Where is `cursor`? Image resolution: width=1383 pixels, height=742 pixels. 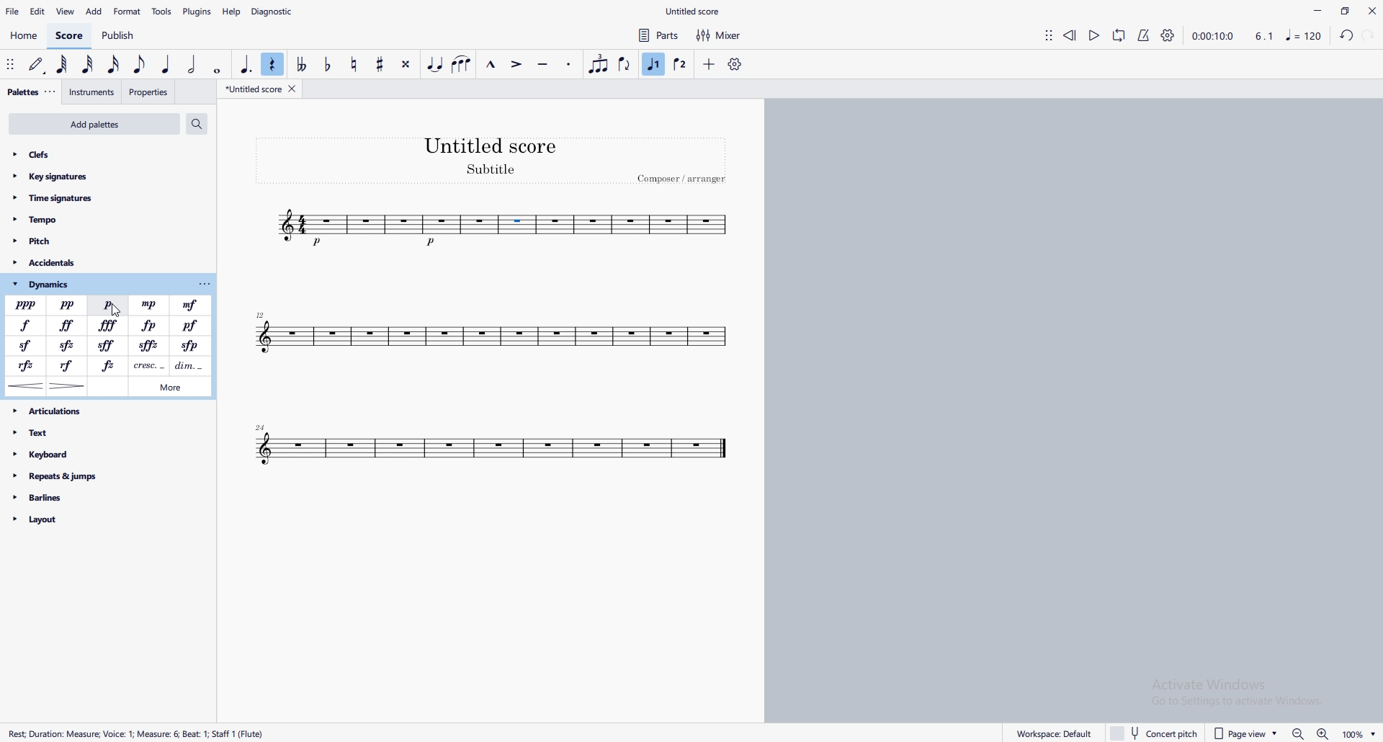
cursor is located at coordinates (118, 305).